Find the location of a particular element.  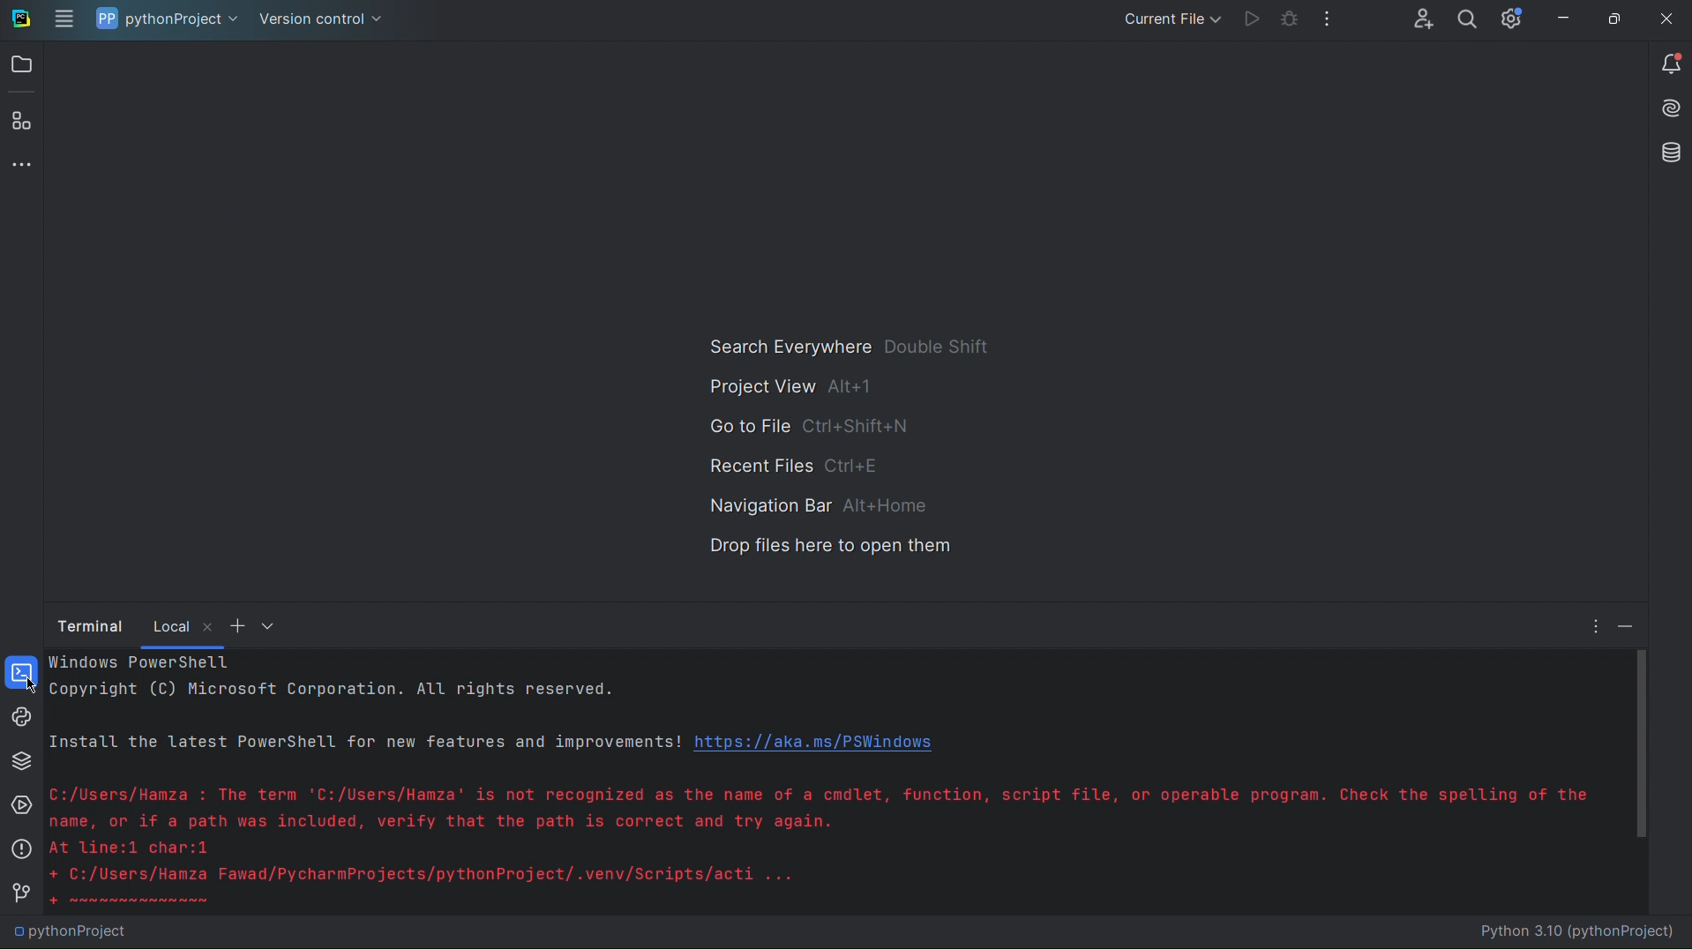

Codes is located at coordinates (835, 784).